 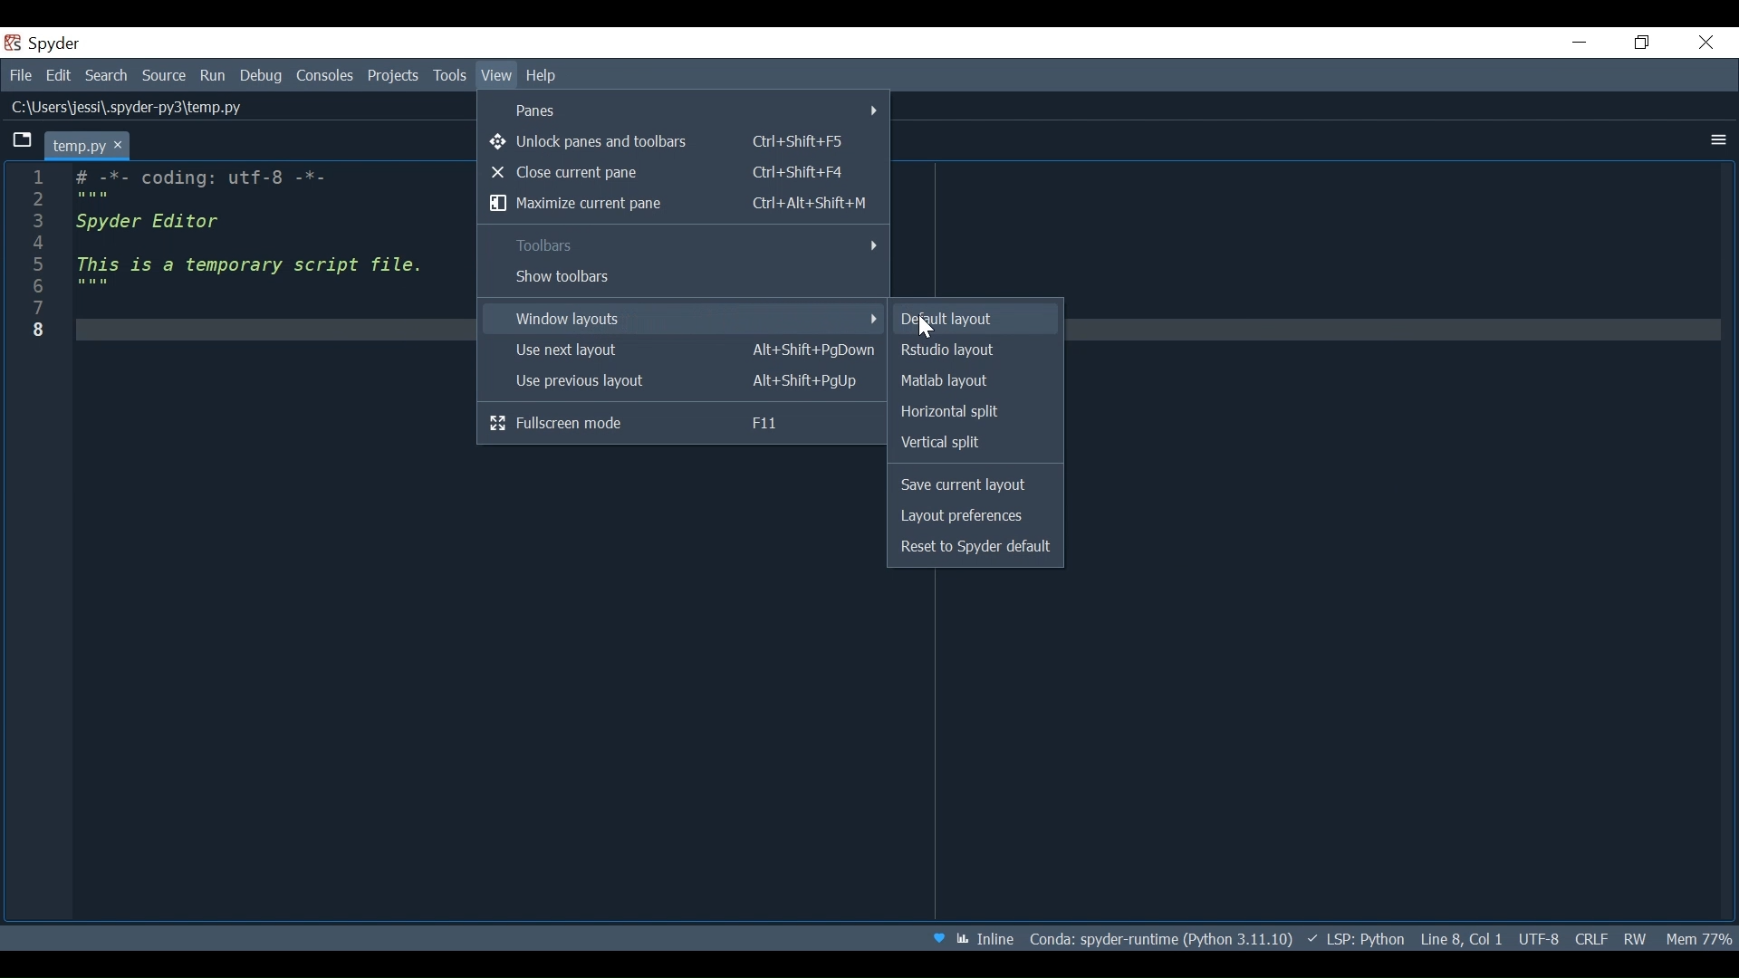 What do you see at coordinates (107, 77) in the screenshot?
I see `Search` at bounding box center [107, 77].